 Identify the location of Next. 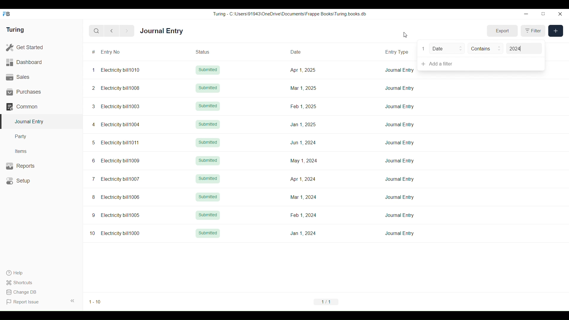
(127, 31).